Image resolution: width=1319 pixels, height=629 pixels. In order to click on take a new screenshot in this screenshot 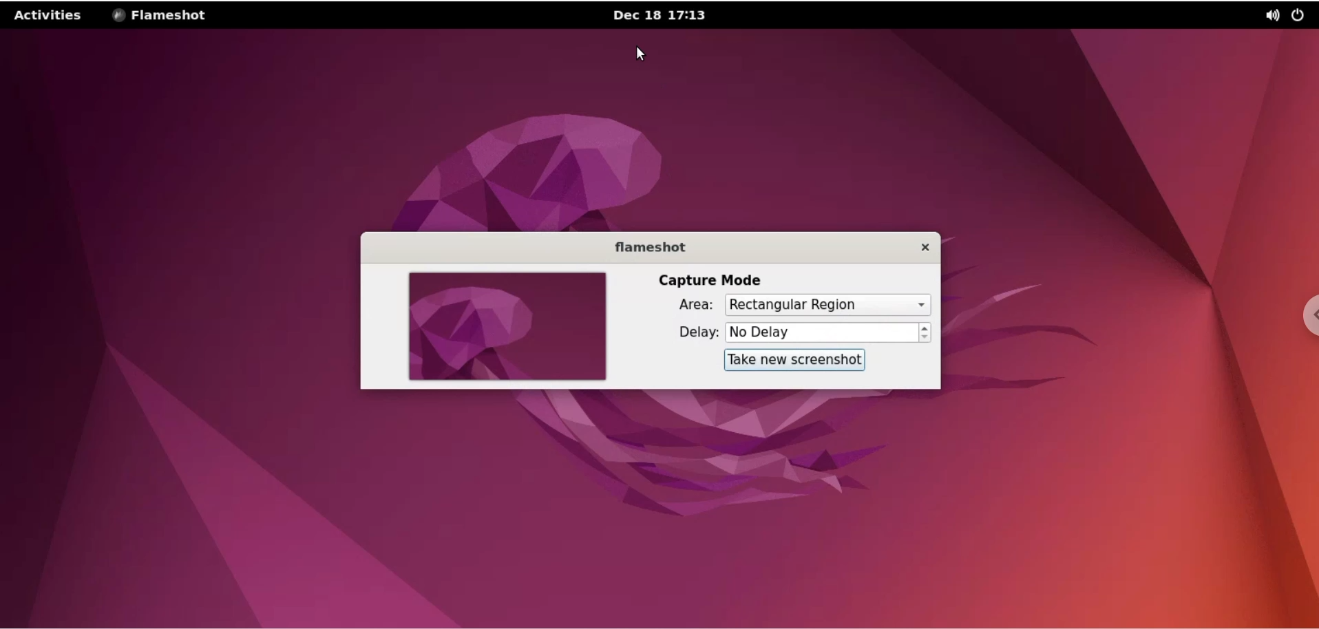, I will do `click(794, 360)`.